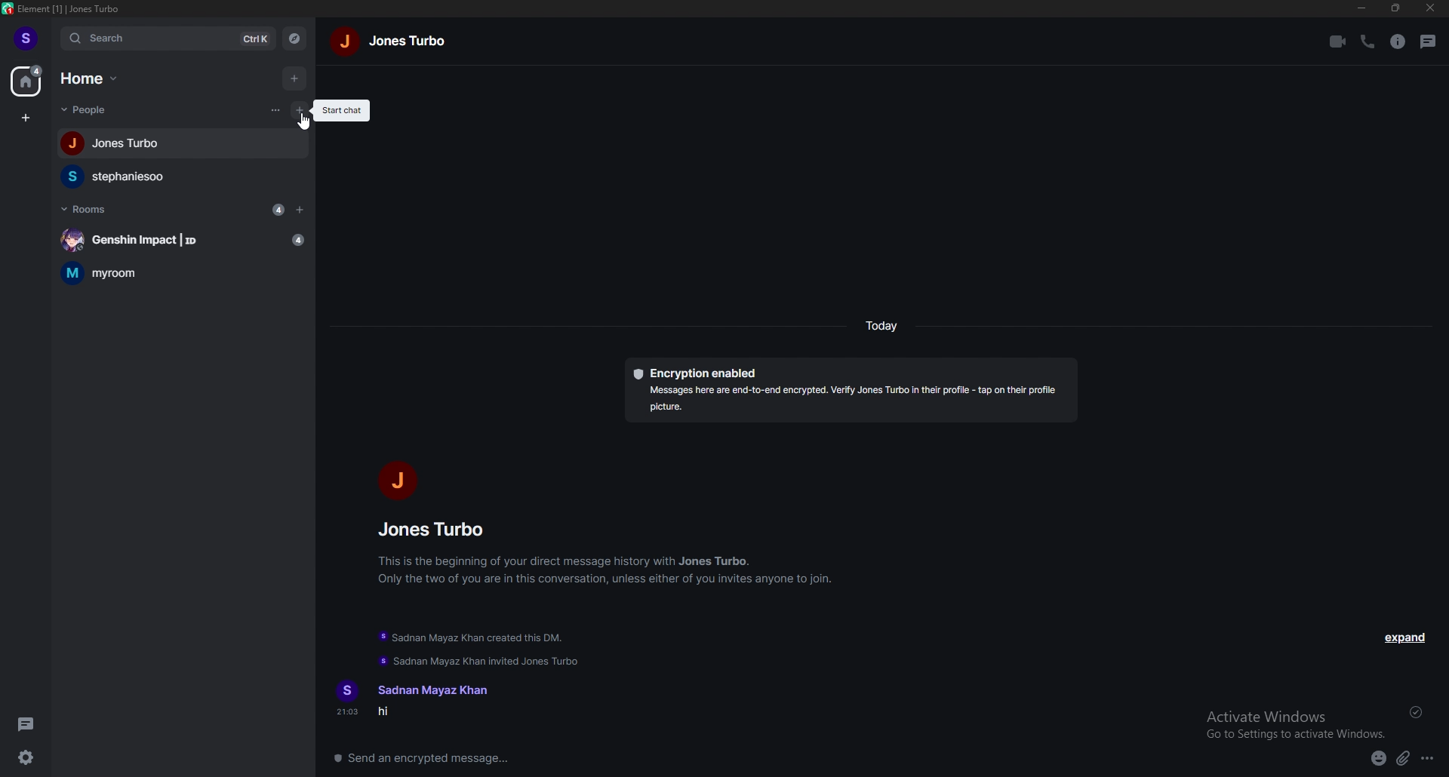  What do you see at coordinates (344, 110) in the screenshot?
I see `start chat` at bounding box center [344, 110].